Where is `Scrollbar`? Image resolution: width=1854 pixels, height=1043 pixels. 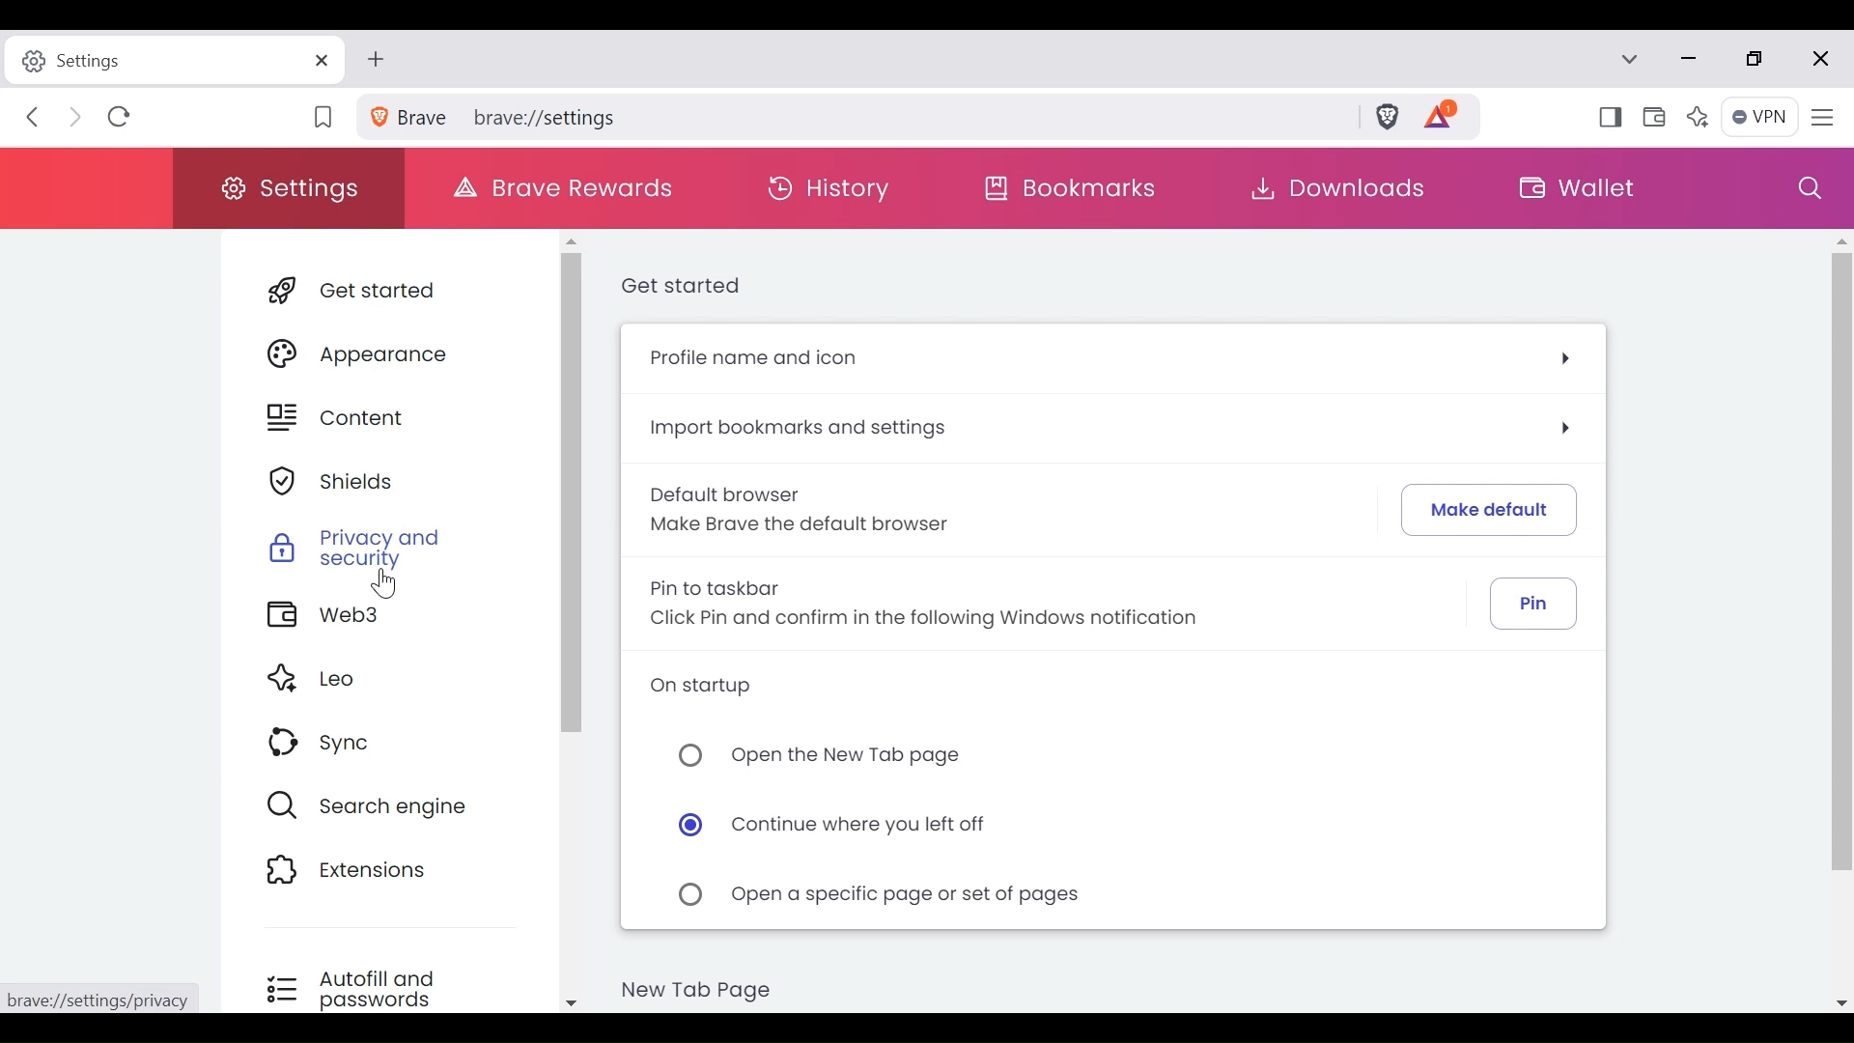
Scrollbar is located at coordinates (570, 493).